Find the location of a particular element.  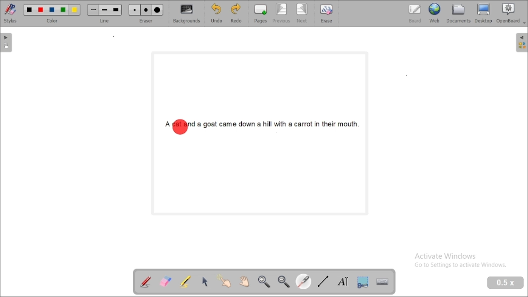

Dropdown is located at coordinates (525, 23).